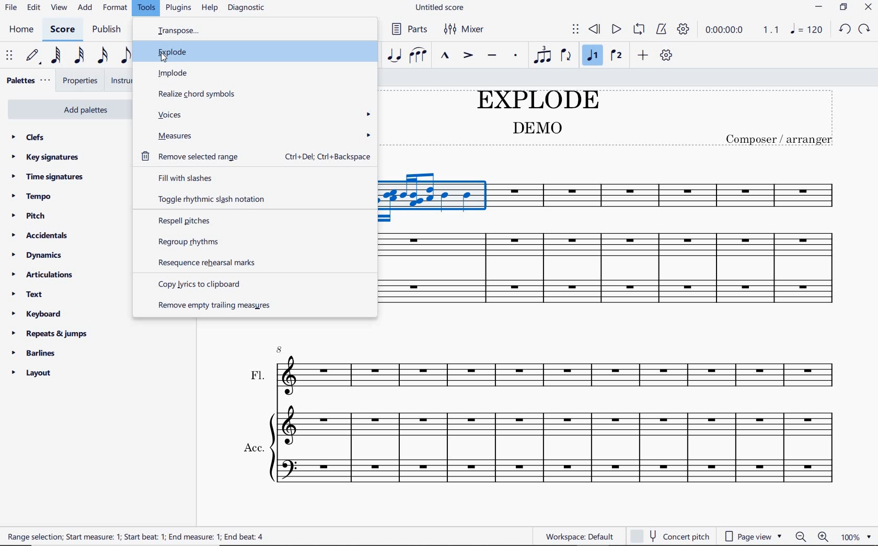 Image resolution: width=878 pixels, height=546 pixels. I want to click on 32nd note, so click(79, 56).